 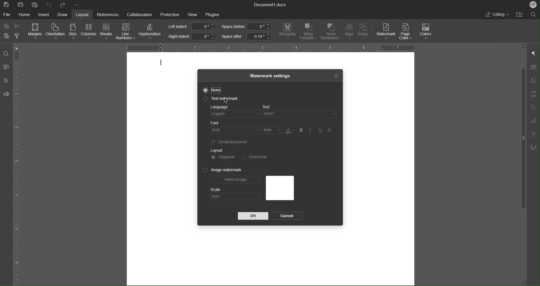 I want to click on Account, so click(x=533, y=5).